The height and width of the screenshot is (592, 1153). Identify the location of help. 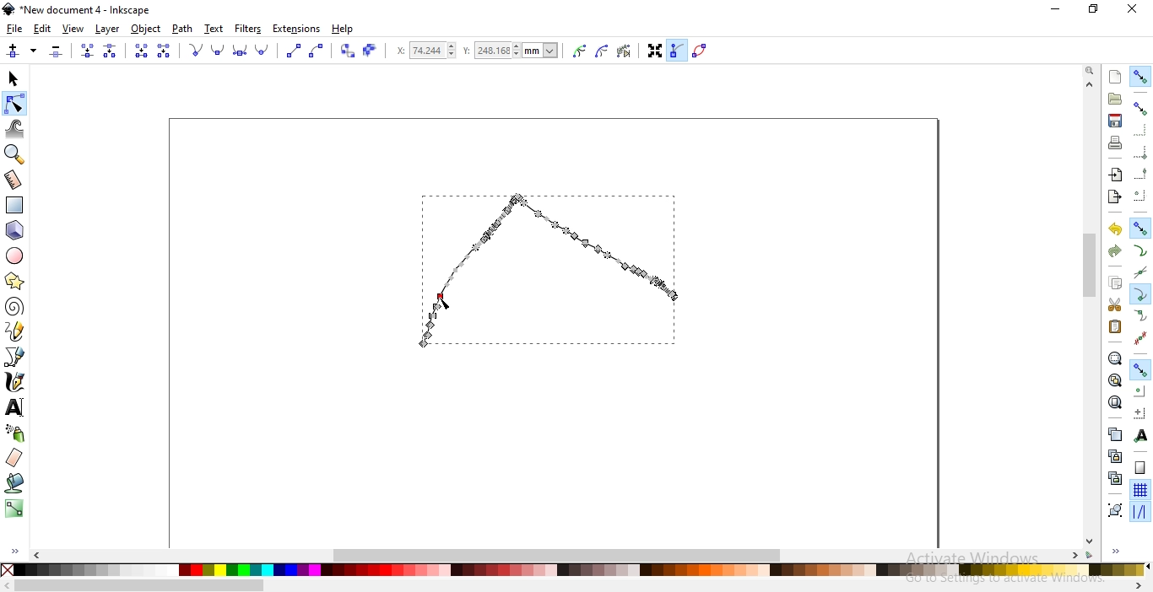
(343, 30).